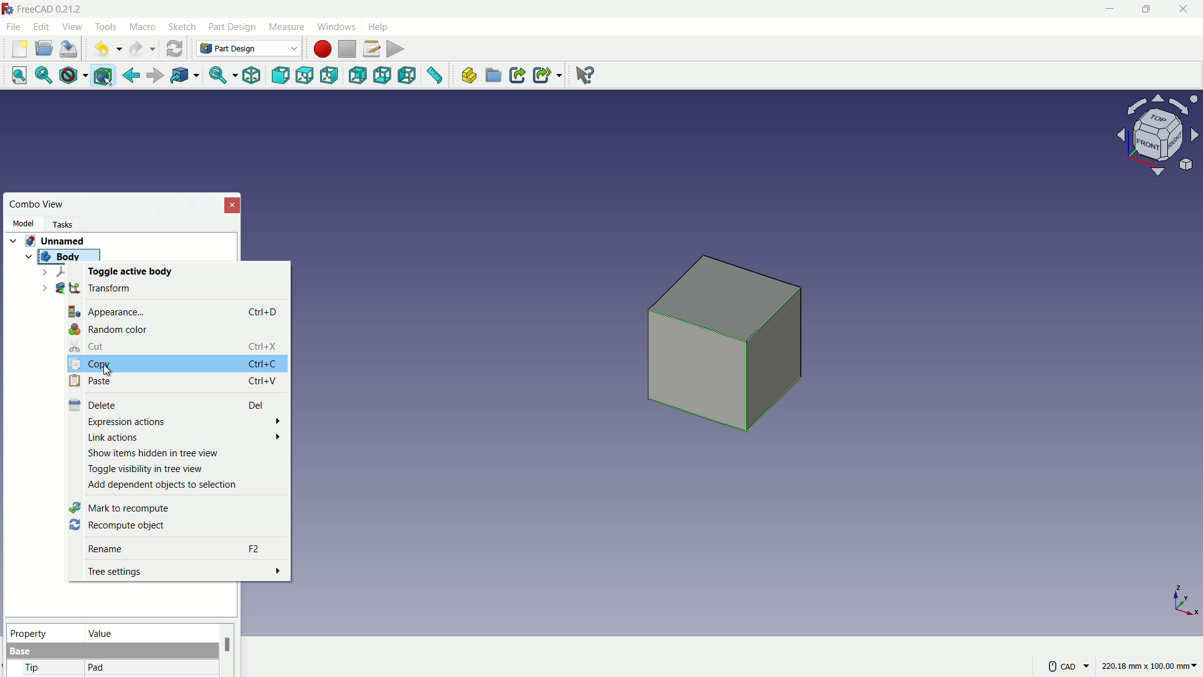 This screenshot has height=677, width=1203. What do you see at coordinates (109, 371) in the screenshot?
I see `cursor` at bounding box center [109, 371].